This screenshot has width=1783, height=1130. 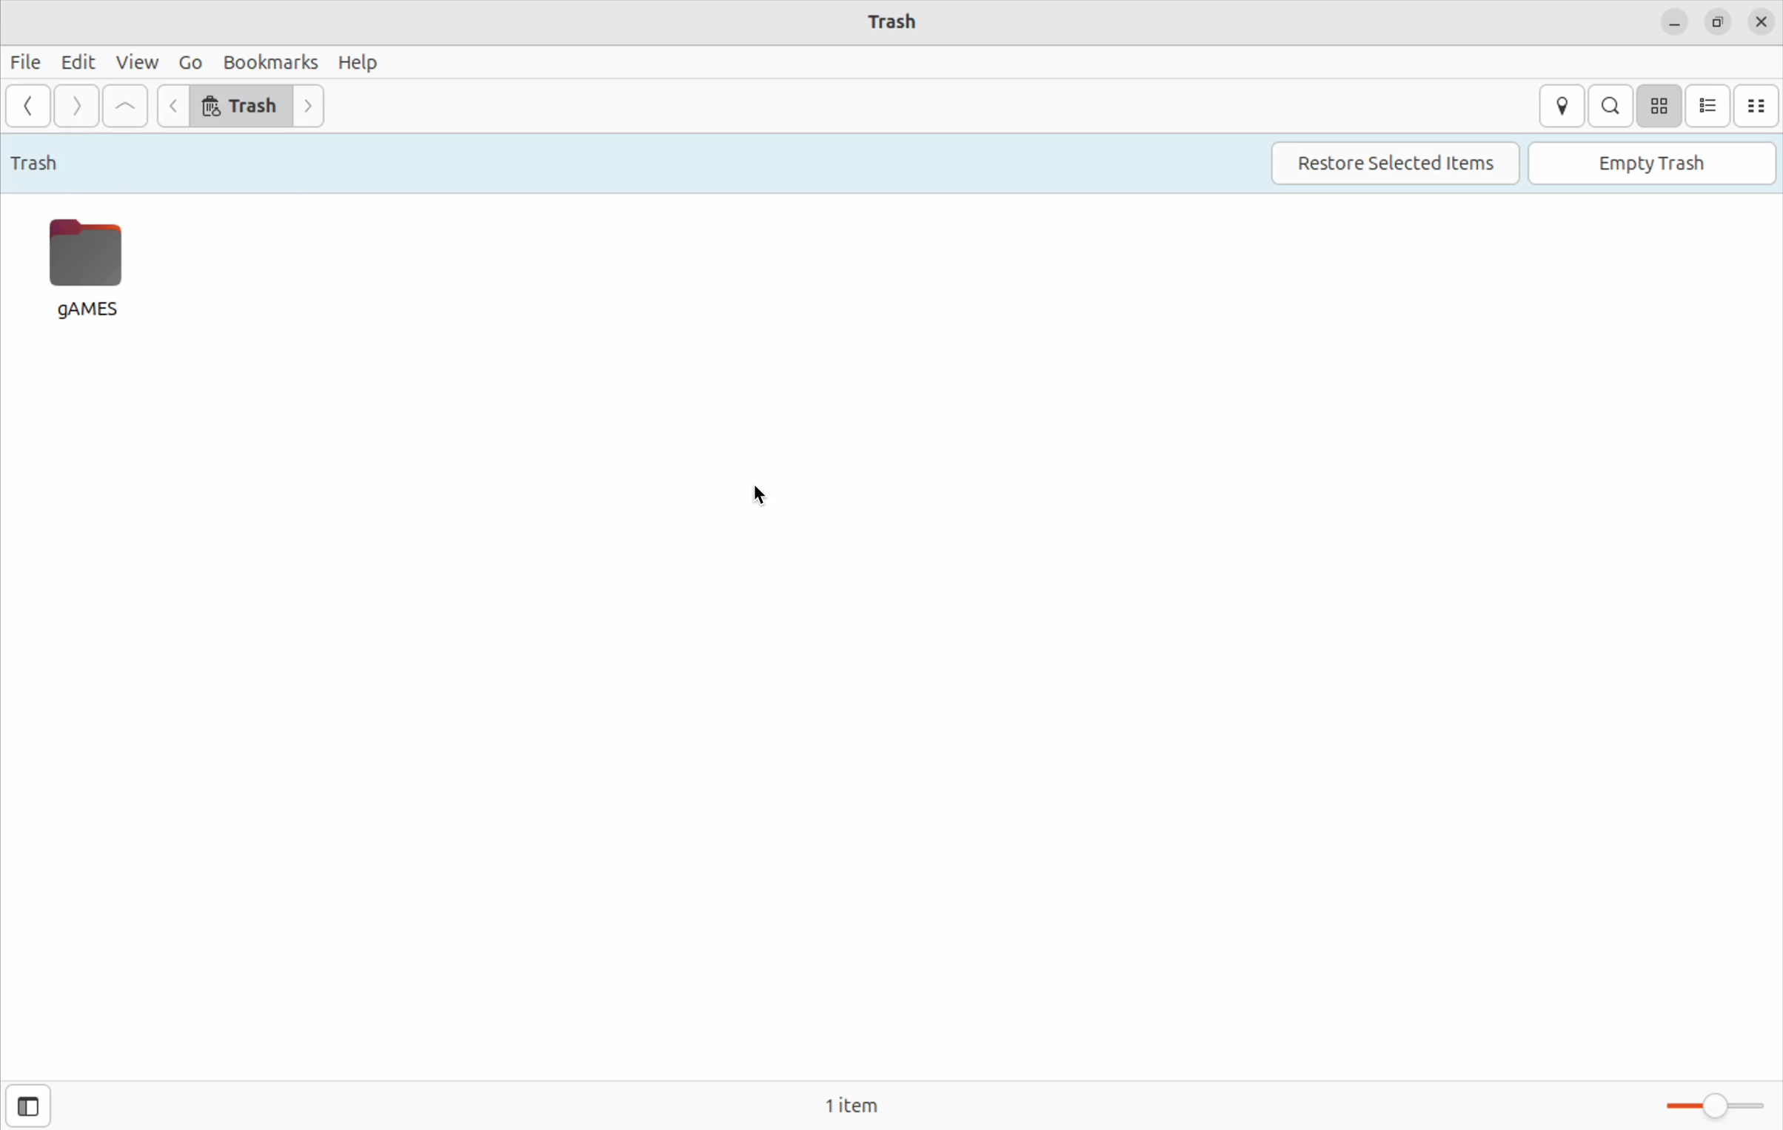 I want to click on Toggle zoom, so click(x=1719, y=1106).